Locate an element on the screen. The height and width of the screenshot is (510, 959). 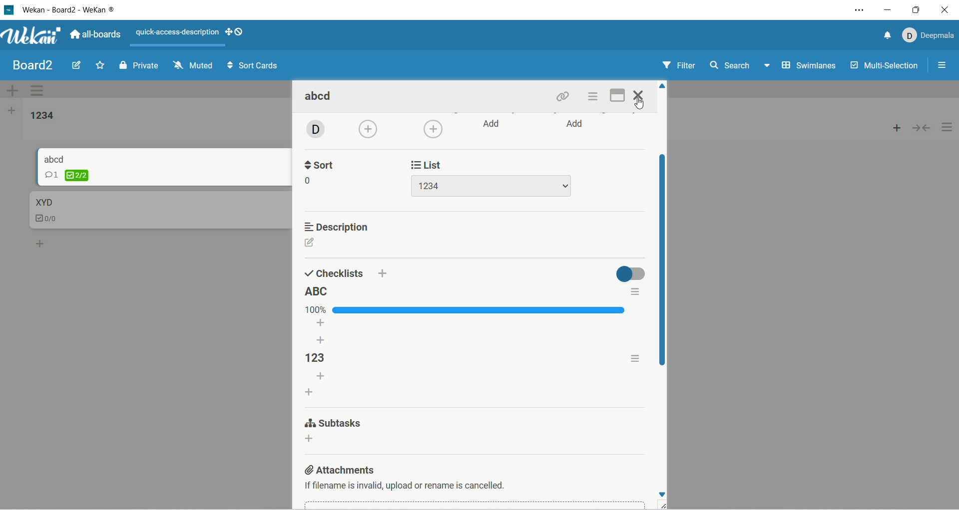
board title is located at coordinates (30, 65).